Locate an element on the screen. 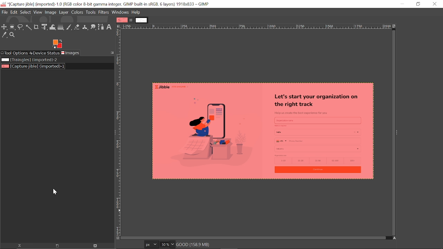 This screenshot has height=249, width=443. Window is located at coordinates (121, 12).